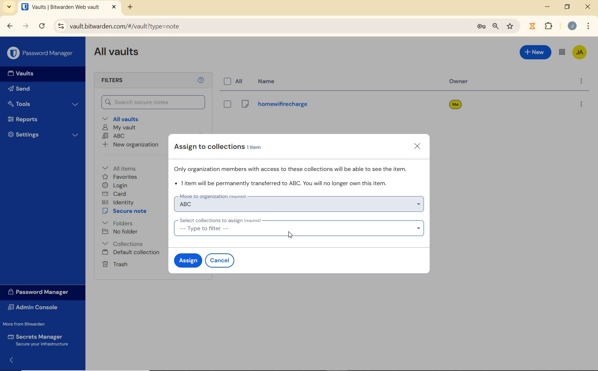 The image size is (598, 371). I want to click on owner, so click(461, 82).